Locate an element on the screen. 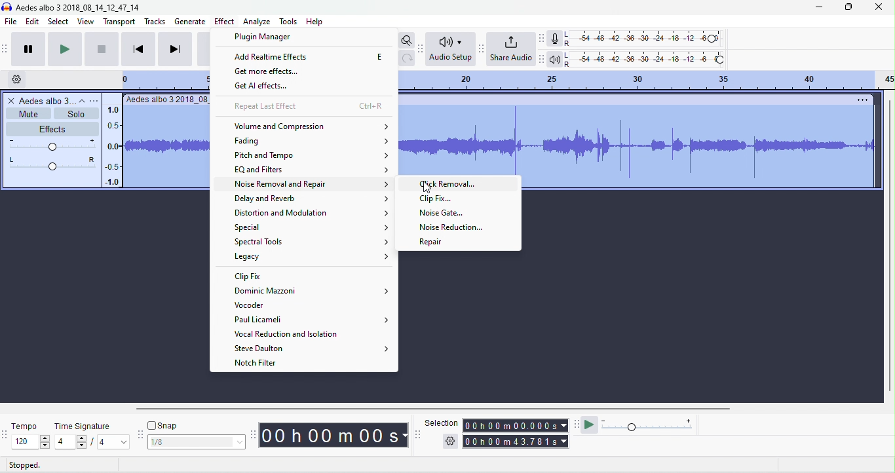 The image size is (895, 473). amplitude is located at coordinates (115, 145).